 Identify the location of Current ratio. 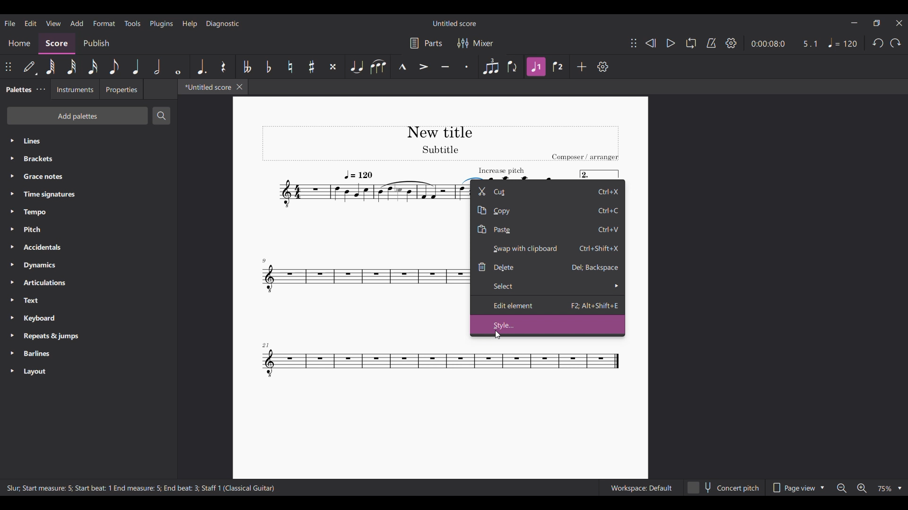
(810, 43).